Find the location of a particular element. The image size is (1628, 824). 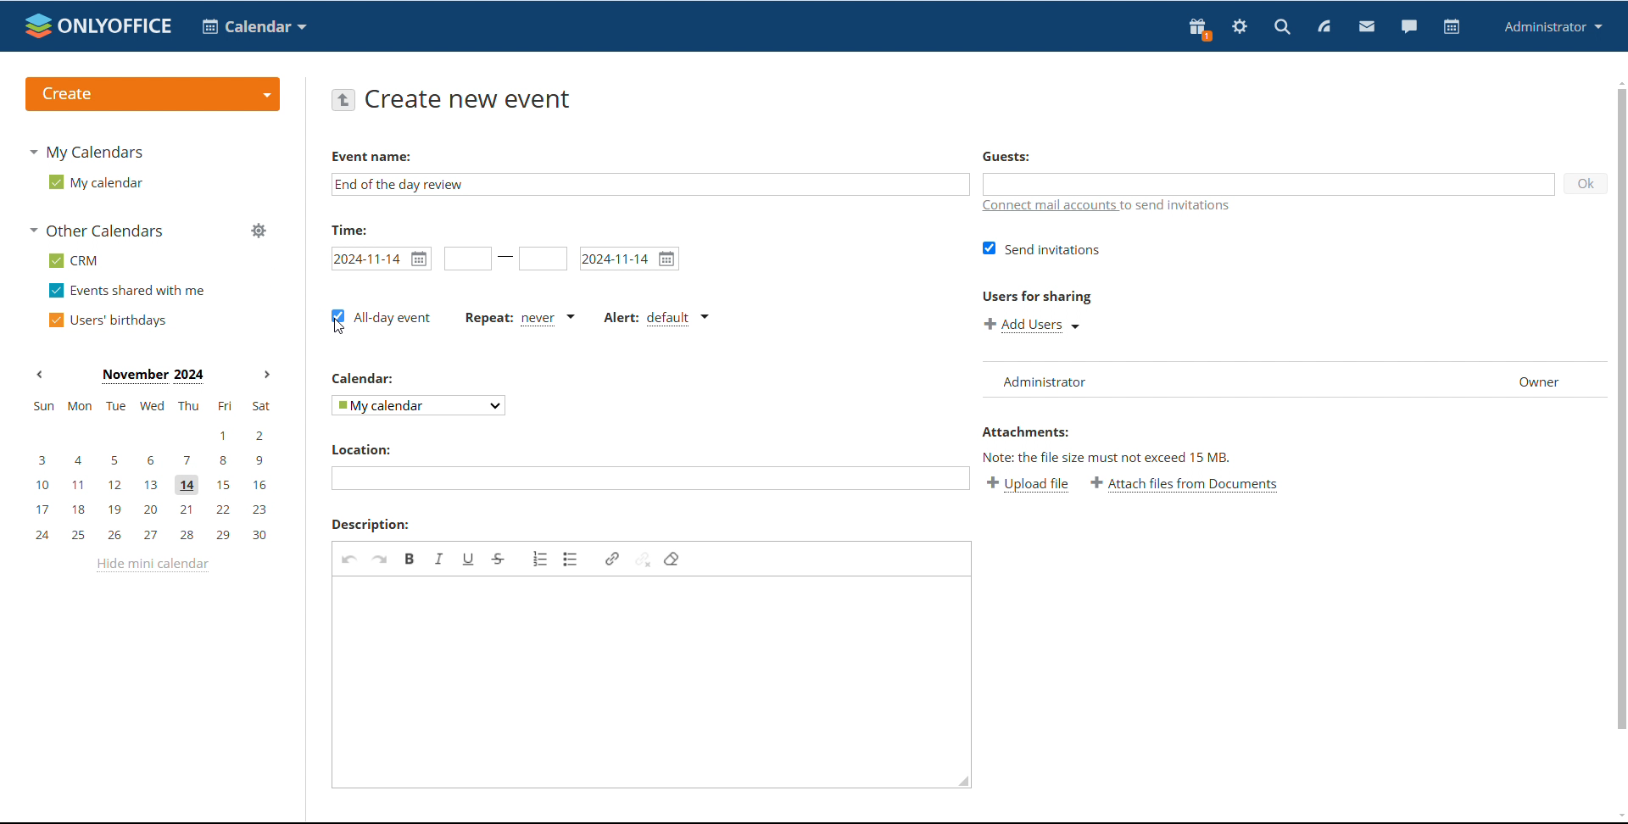

my calendar is located at coordinates (94, 182).